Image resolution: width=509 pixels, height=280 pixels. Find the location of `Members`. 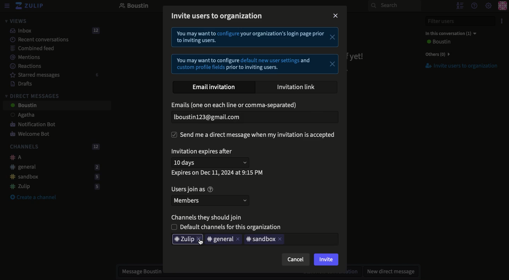

Members is located at coordinates (212, 200).